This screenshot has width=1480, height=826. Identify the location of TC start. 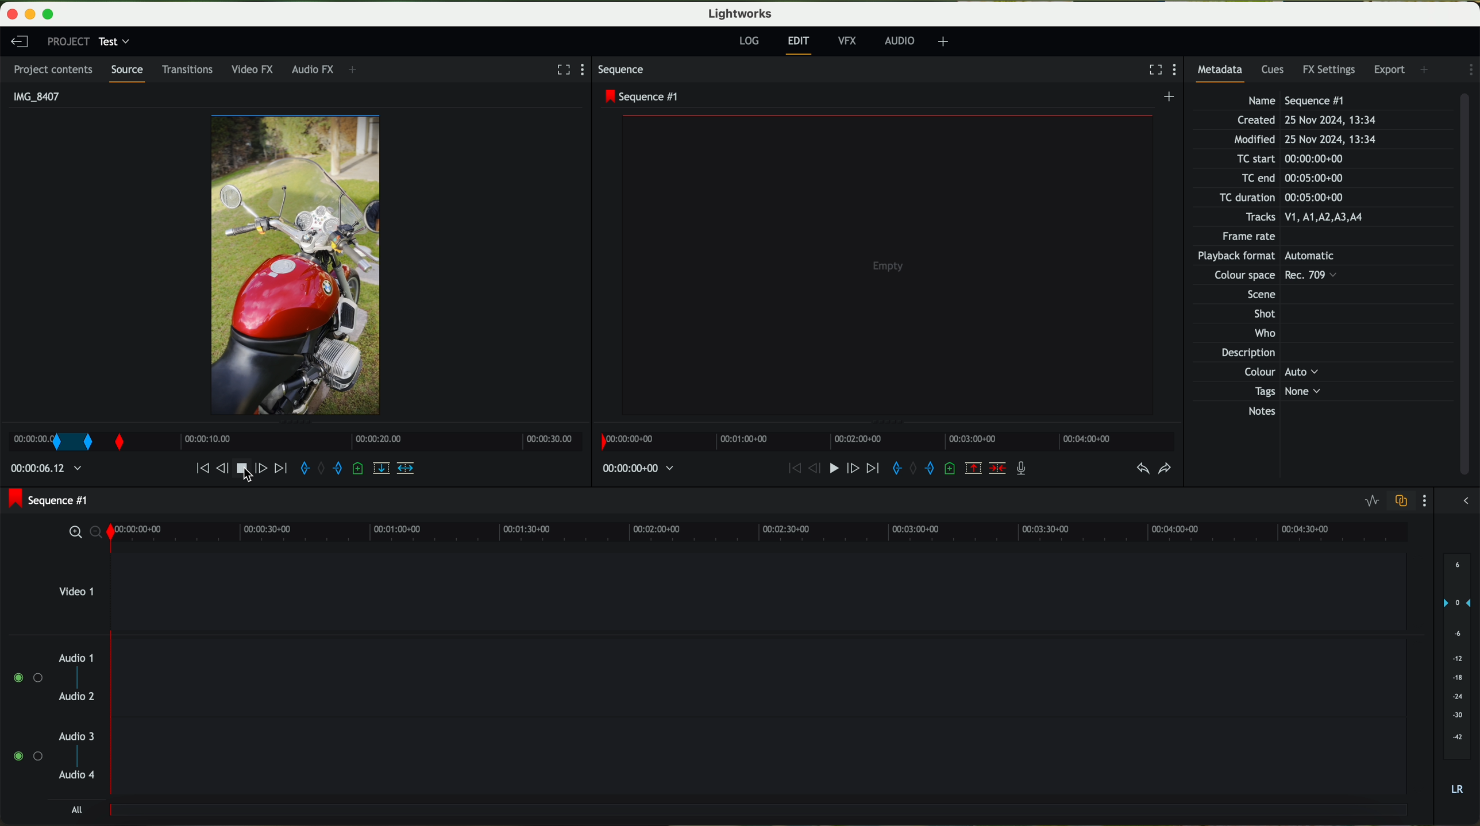
(1288, 159).